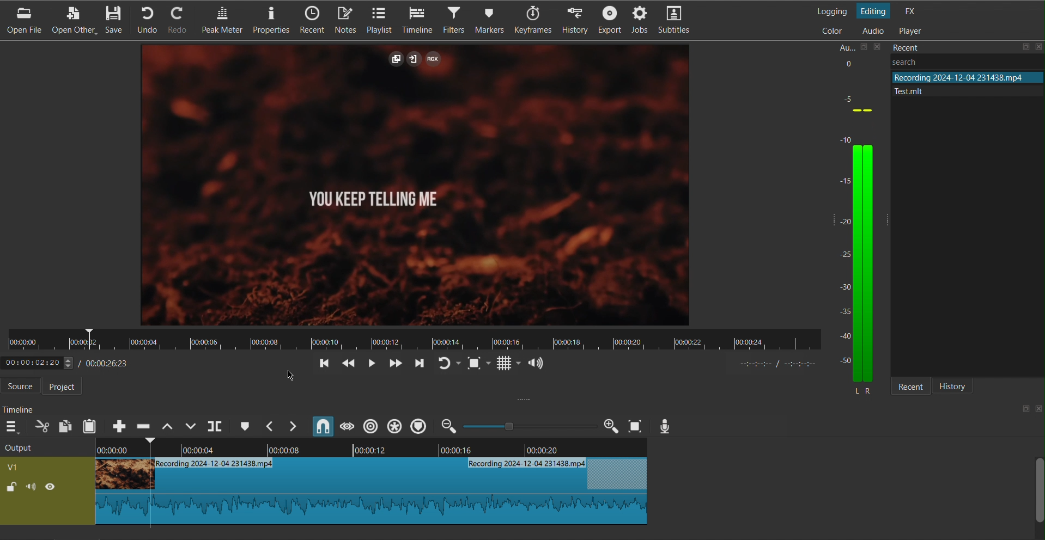 This screenshot has width=1045, height=540. I want to click on Video Preview, so click(417, 187).